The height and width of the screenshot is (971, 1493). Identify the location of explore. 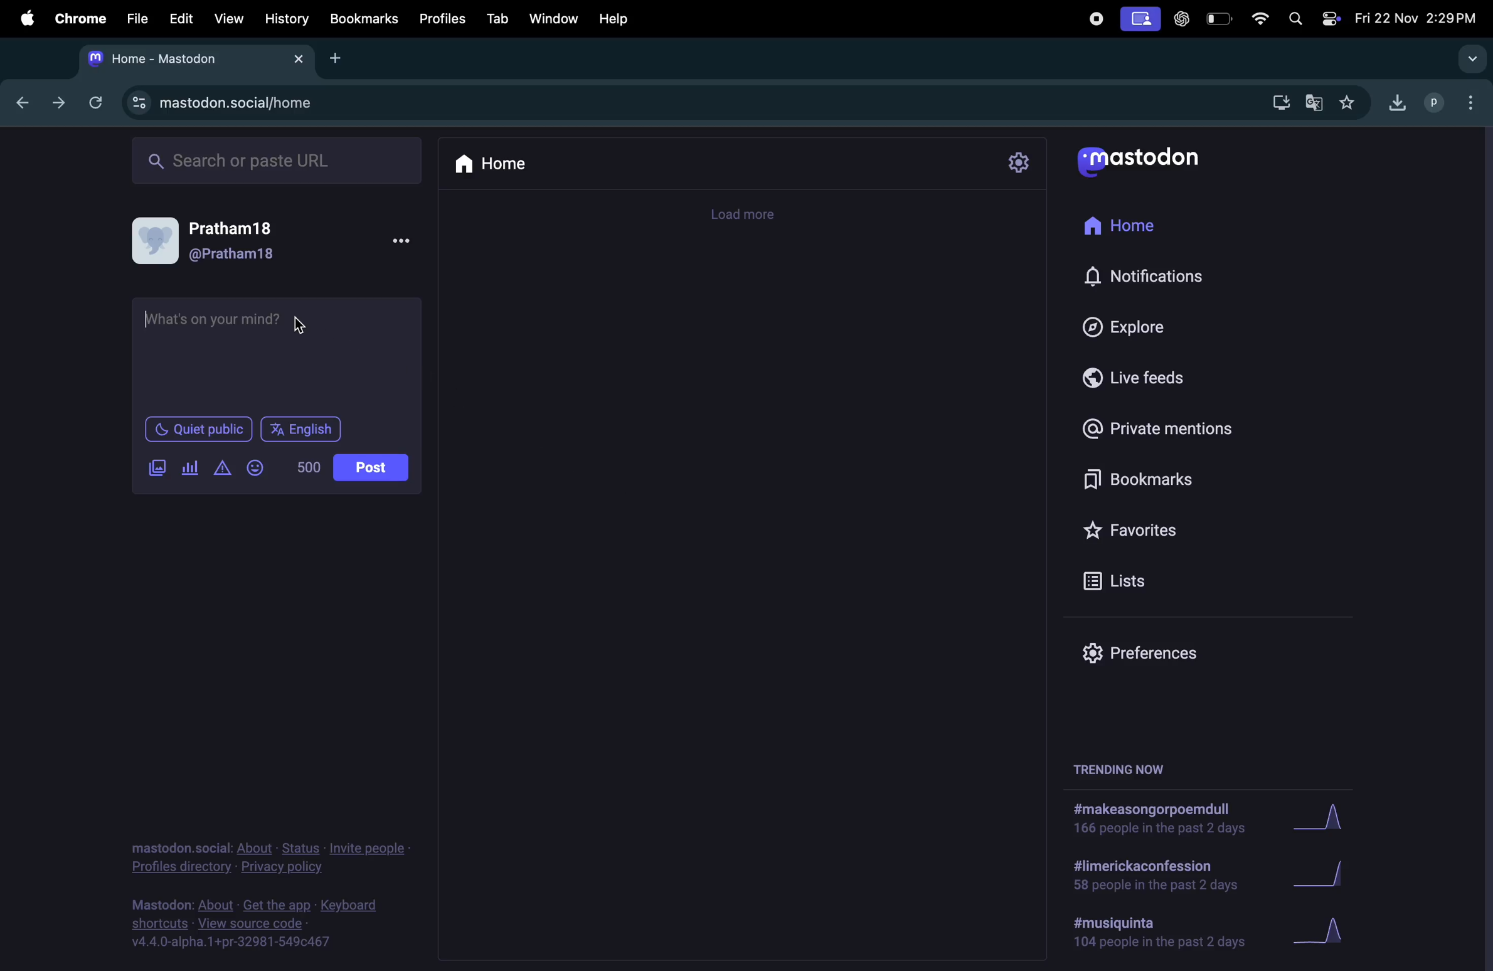
(1175, 326).